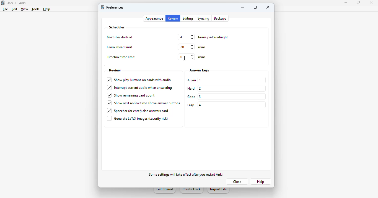 This screenshot has height=198, width=378. Describe the element at coordinates (2, 3) in the screenshot. I see `logo` at that location.